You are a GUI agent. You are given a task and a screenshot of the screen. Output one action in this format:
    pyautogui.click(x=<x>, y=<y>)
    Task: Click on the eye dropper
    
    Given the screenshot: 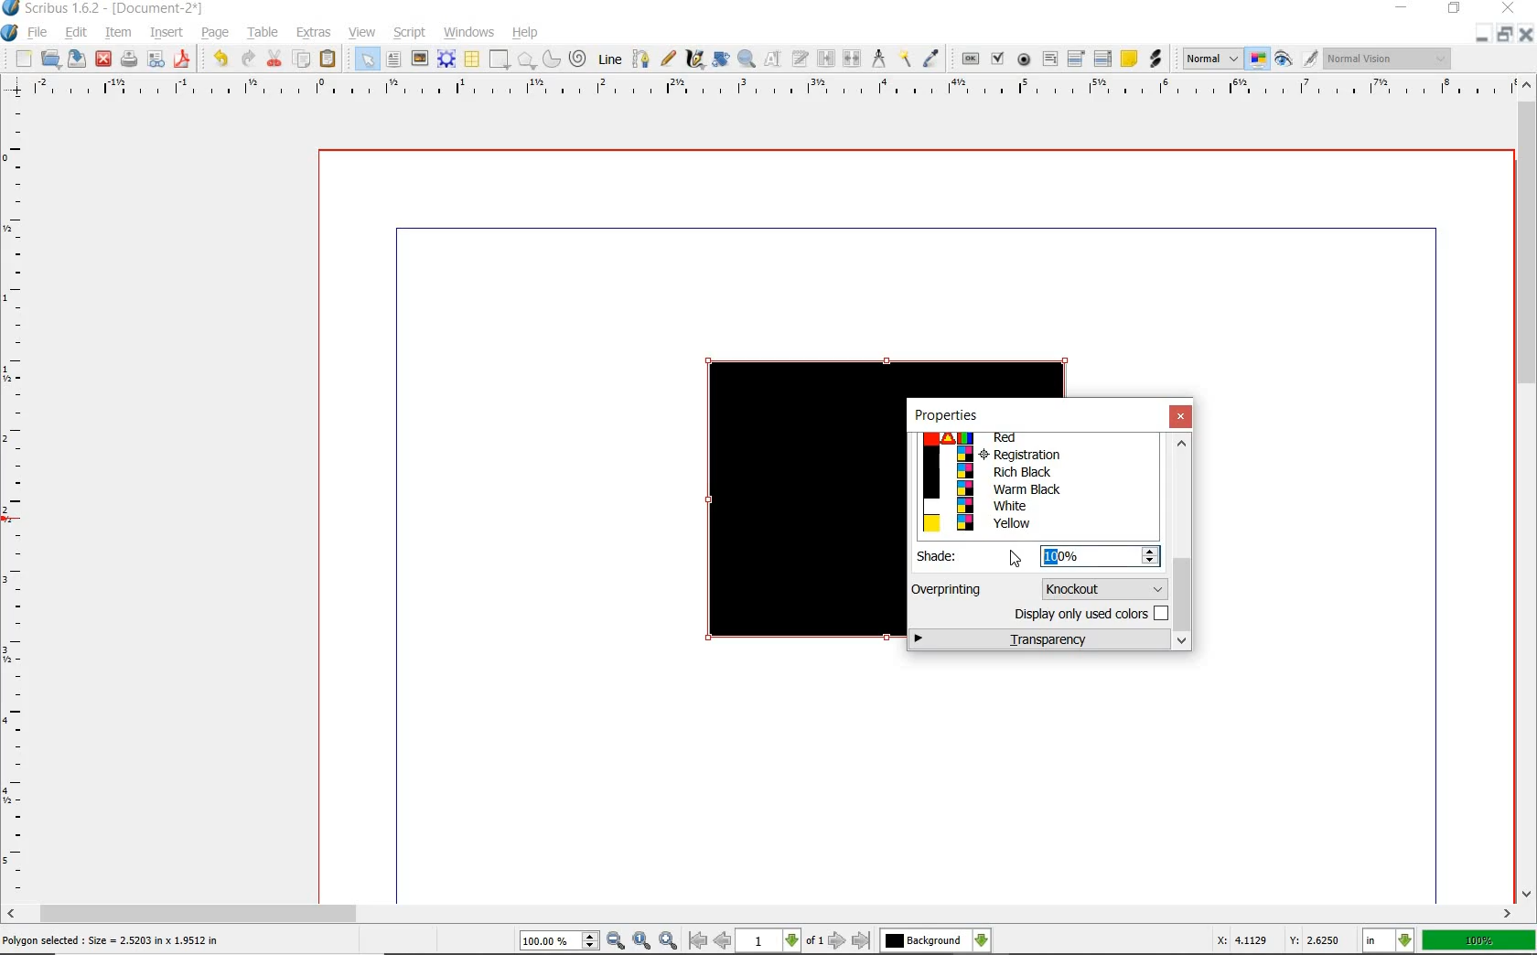 What is the action you would take?
    pyautogui.click(x=933, y=58)
    